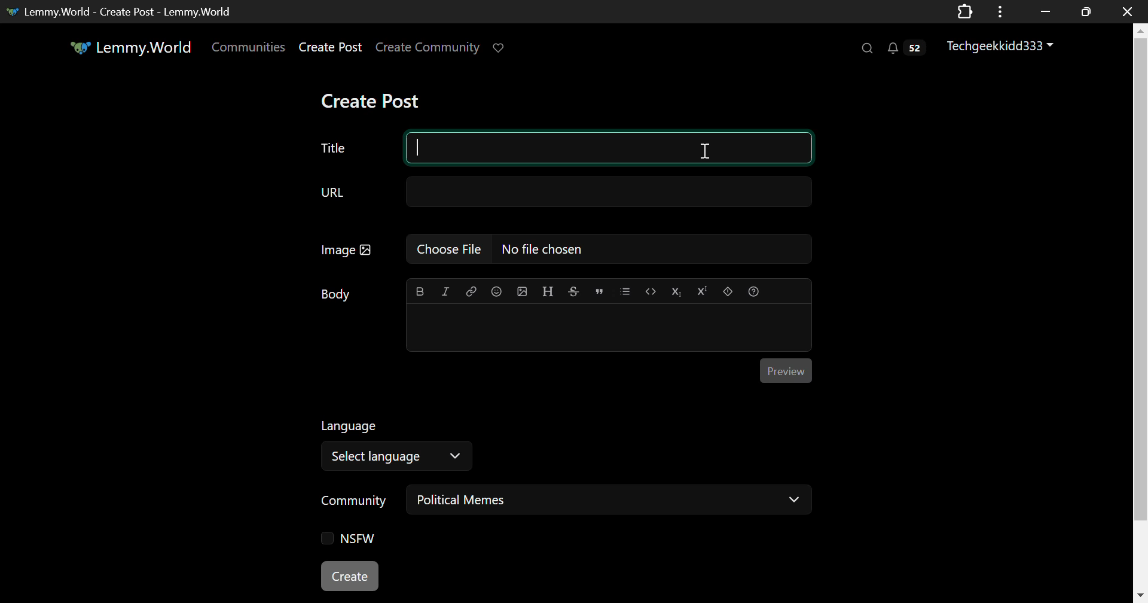 This screenshot has width=1148, height=603. What do you see at coordinates (1043, 11) in the screenshot?
I see `Restore Down` at bounding box center [1043, 11].